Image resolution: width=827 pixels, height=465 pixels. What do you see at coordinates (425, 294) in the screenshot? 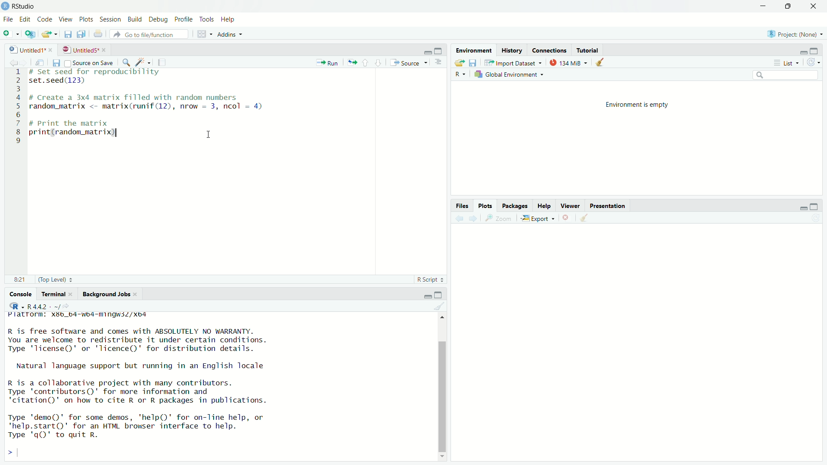
I see `minimise` at bounding box center [425, 294].